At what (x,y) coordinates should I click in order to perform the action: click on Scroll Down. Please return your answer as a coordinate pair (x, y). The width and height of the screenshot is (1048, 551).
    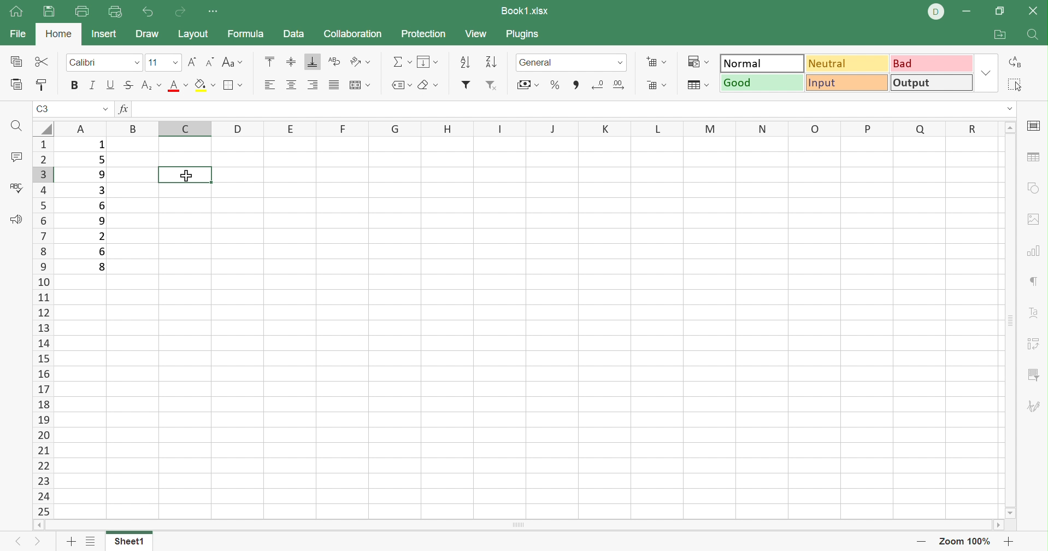
    Looking at the image, I should click on (1012, 512).